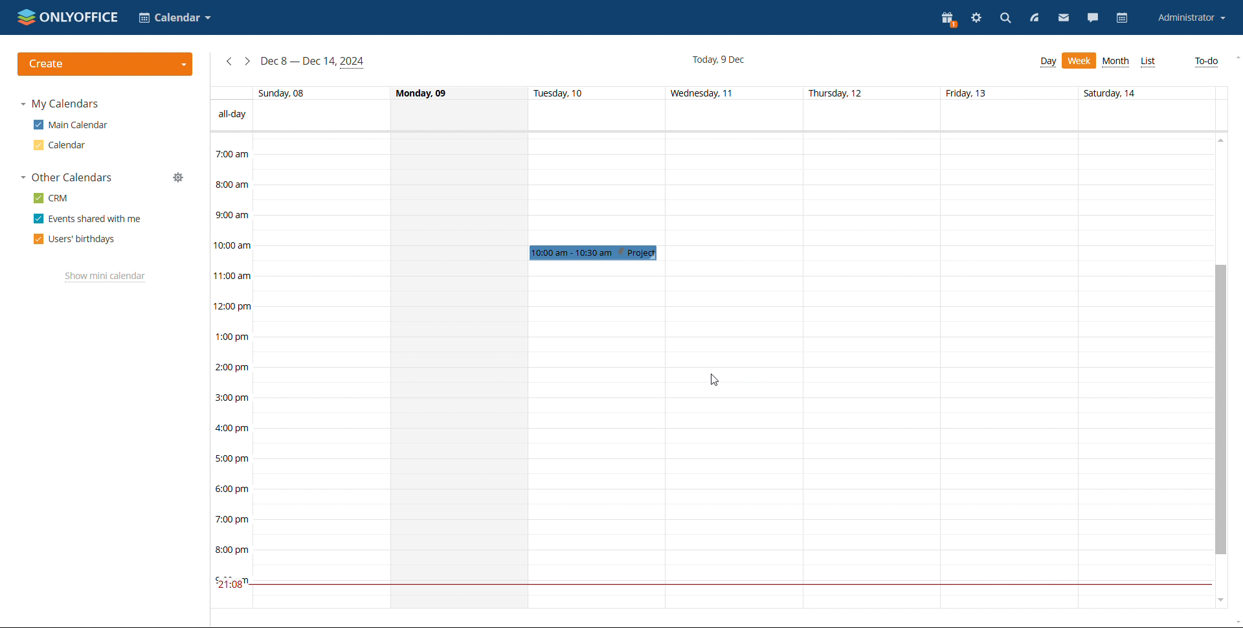 This screenshot has height=628, width=1243. Describe the element at coordinates (69, 17) in the screenshot. I see `onlyoffice` at that location.